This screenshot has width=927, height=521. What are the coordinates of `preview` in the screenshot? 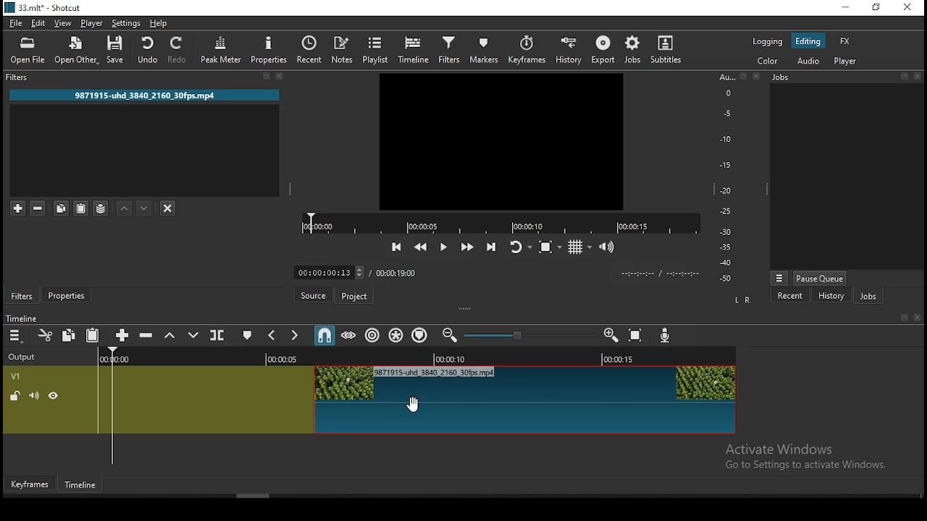 It's located at (500, 140).